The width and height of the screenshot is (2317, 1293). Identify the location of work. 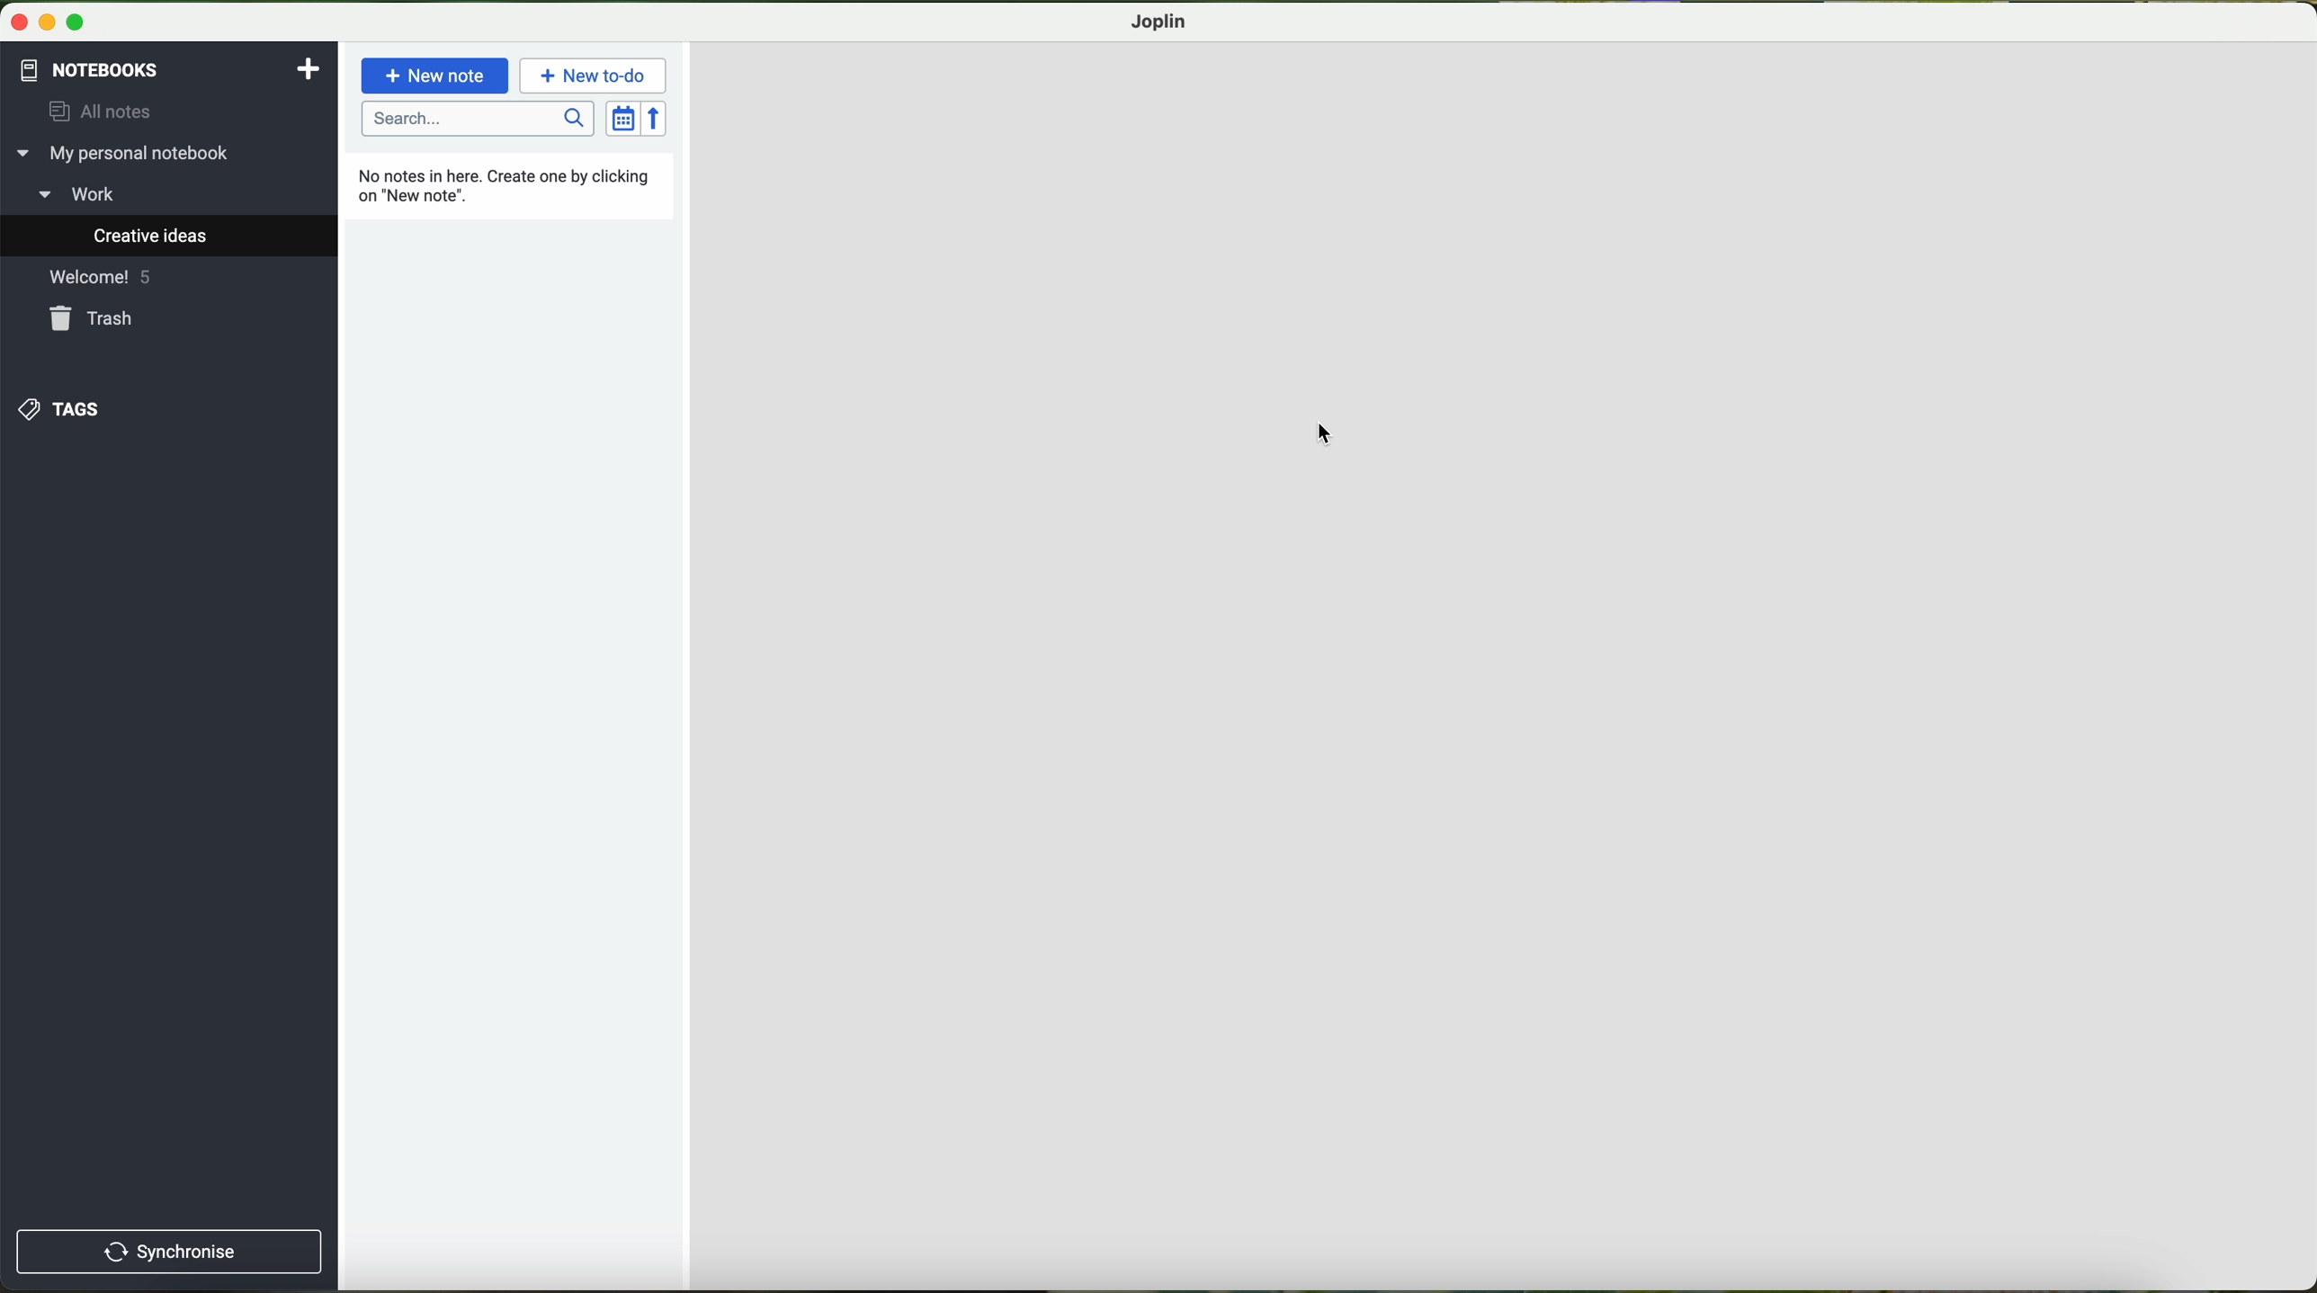
(97, 192).